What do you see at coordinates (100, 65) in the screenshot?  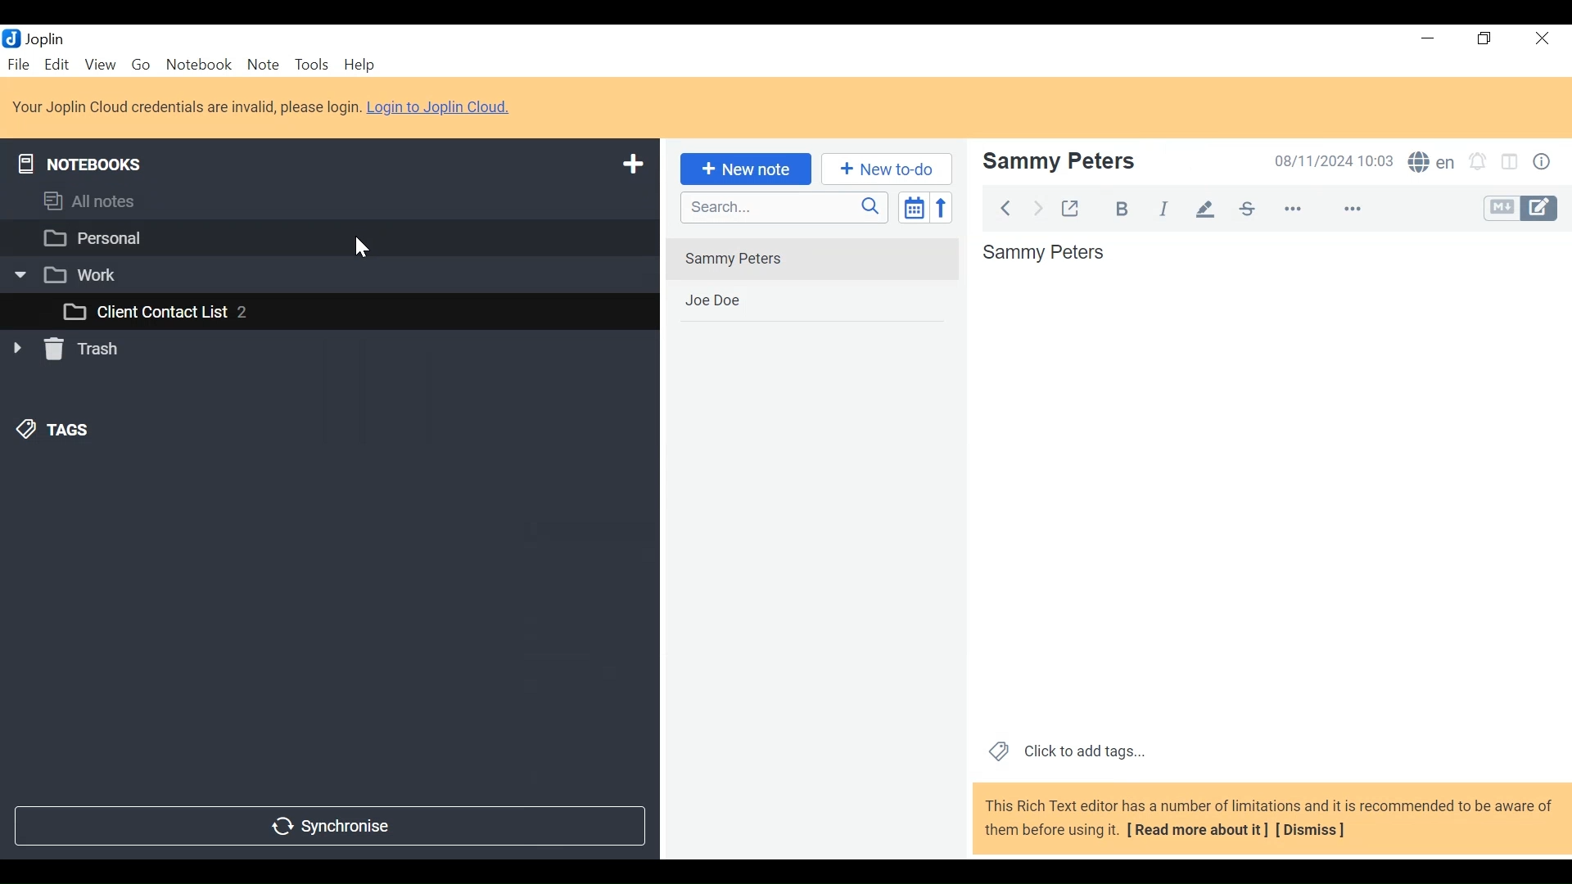 I see `View` at bounding box center [100, 65].